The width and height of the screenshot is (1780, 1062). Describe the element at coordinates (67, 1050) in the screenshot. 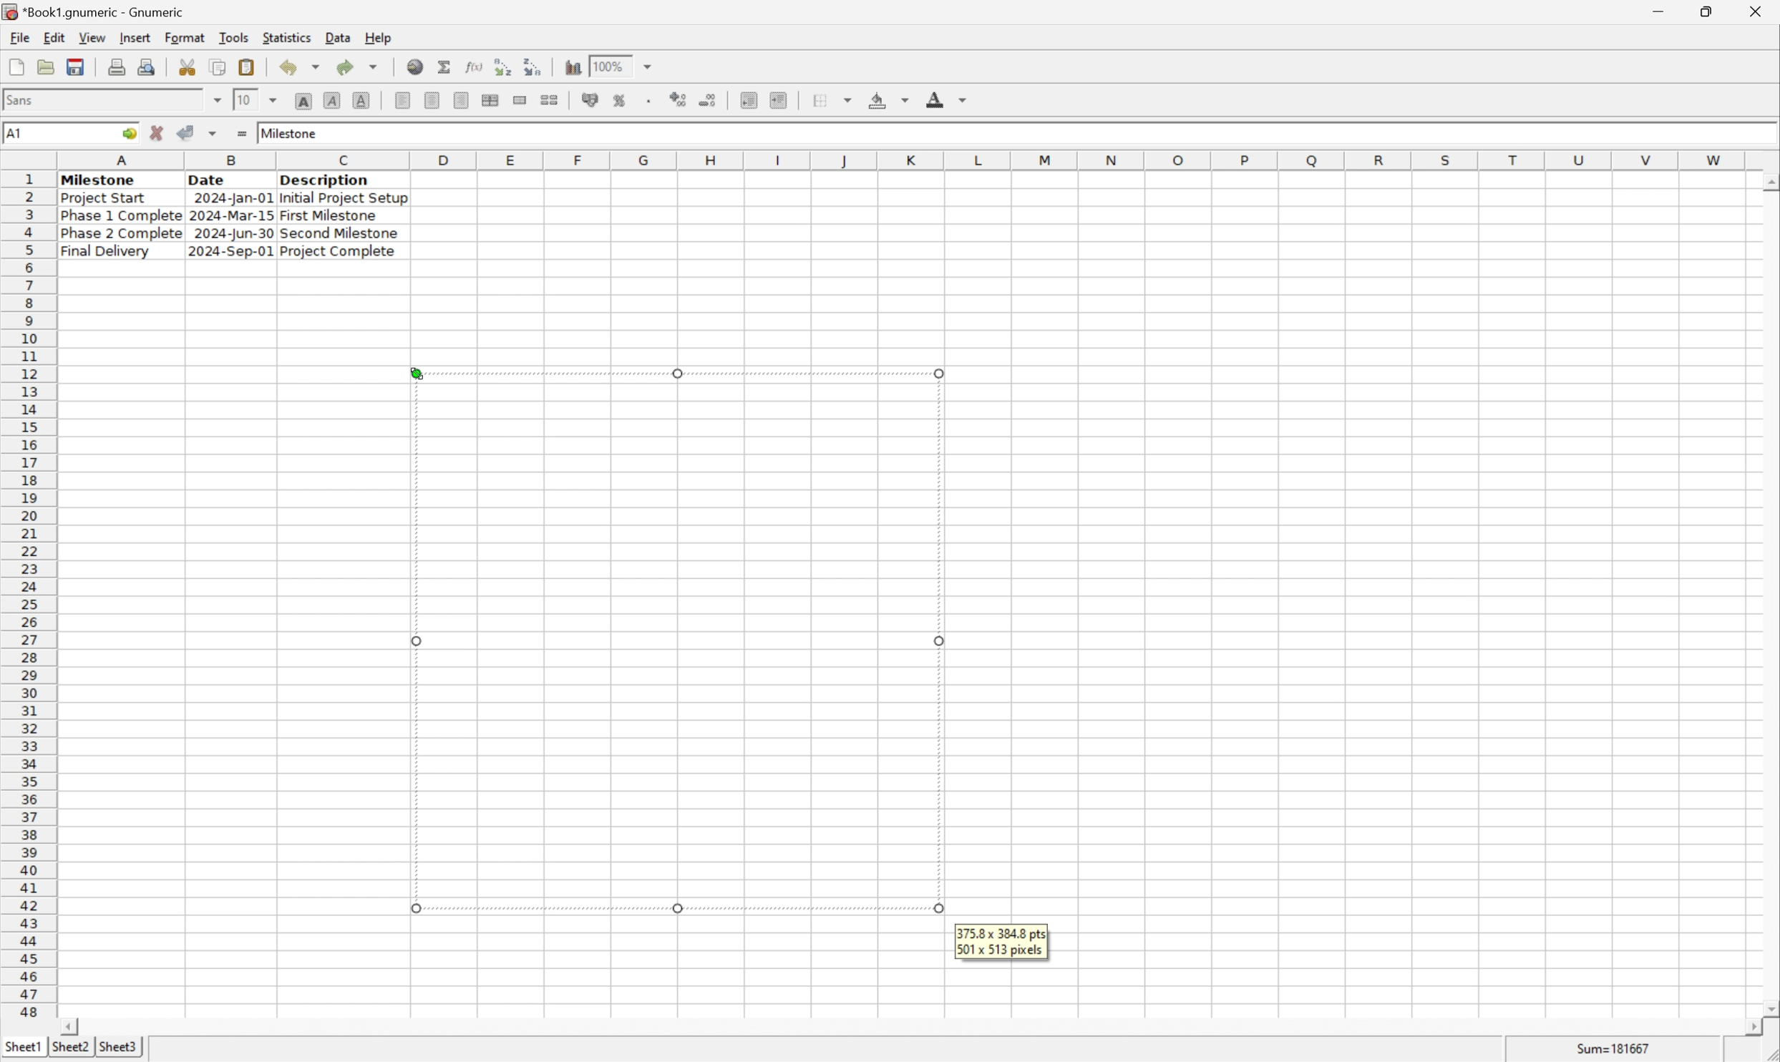

I see `sheet2` at that location.